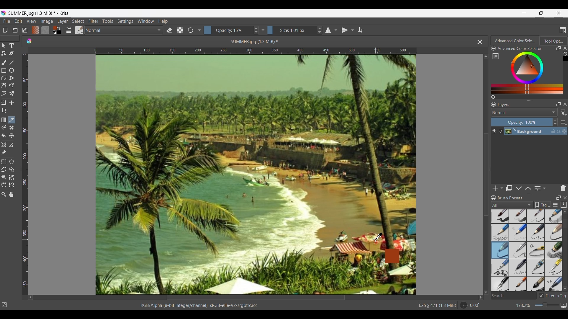 This screenshot has height=319, width=568. I want to click on Vertical slide bar, so click(486, 175).